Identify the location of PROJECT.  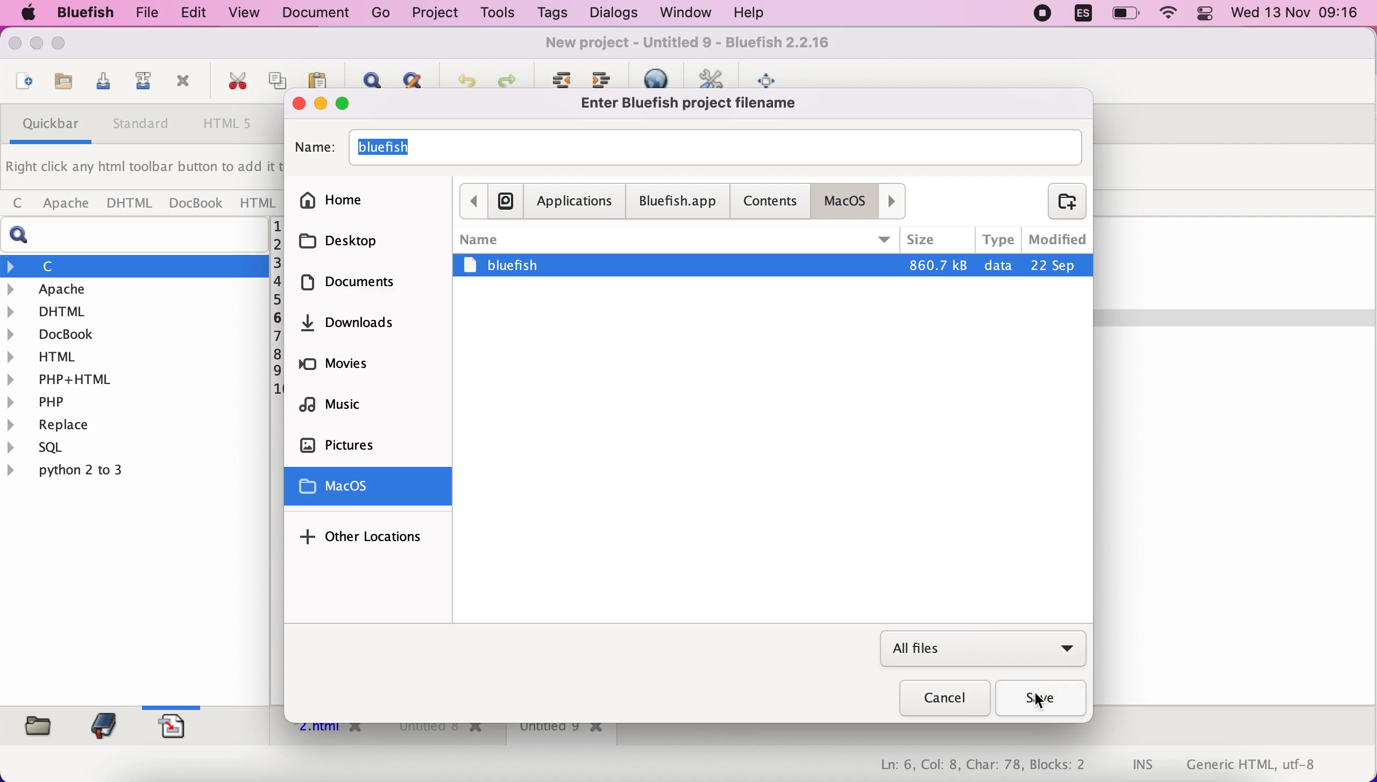
(434, 13).